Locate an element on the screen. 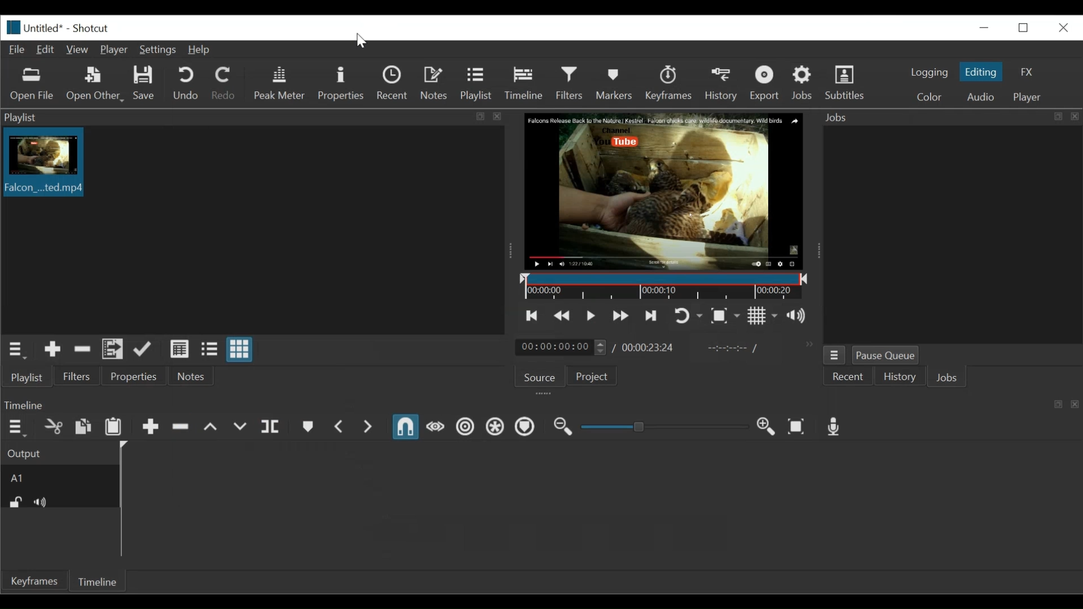  Remove cut is located at coordinates (83, 352).